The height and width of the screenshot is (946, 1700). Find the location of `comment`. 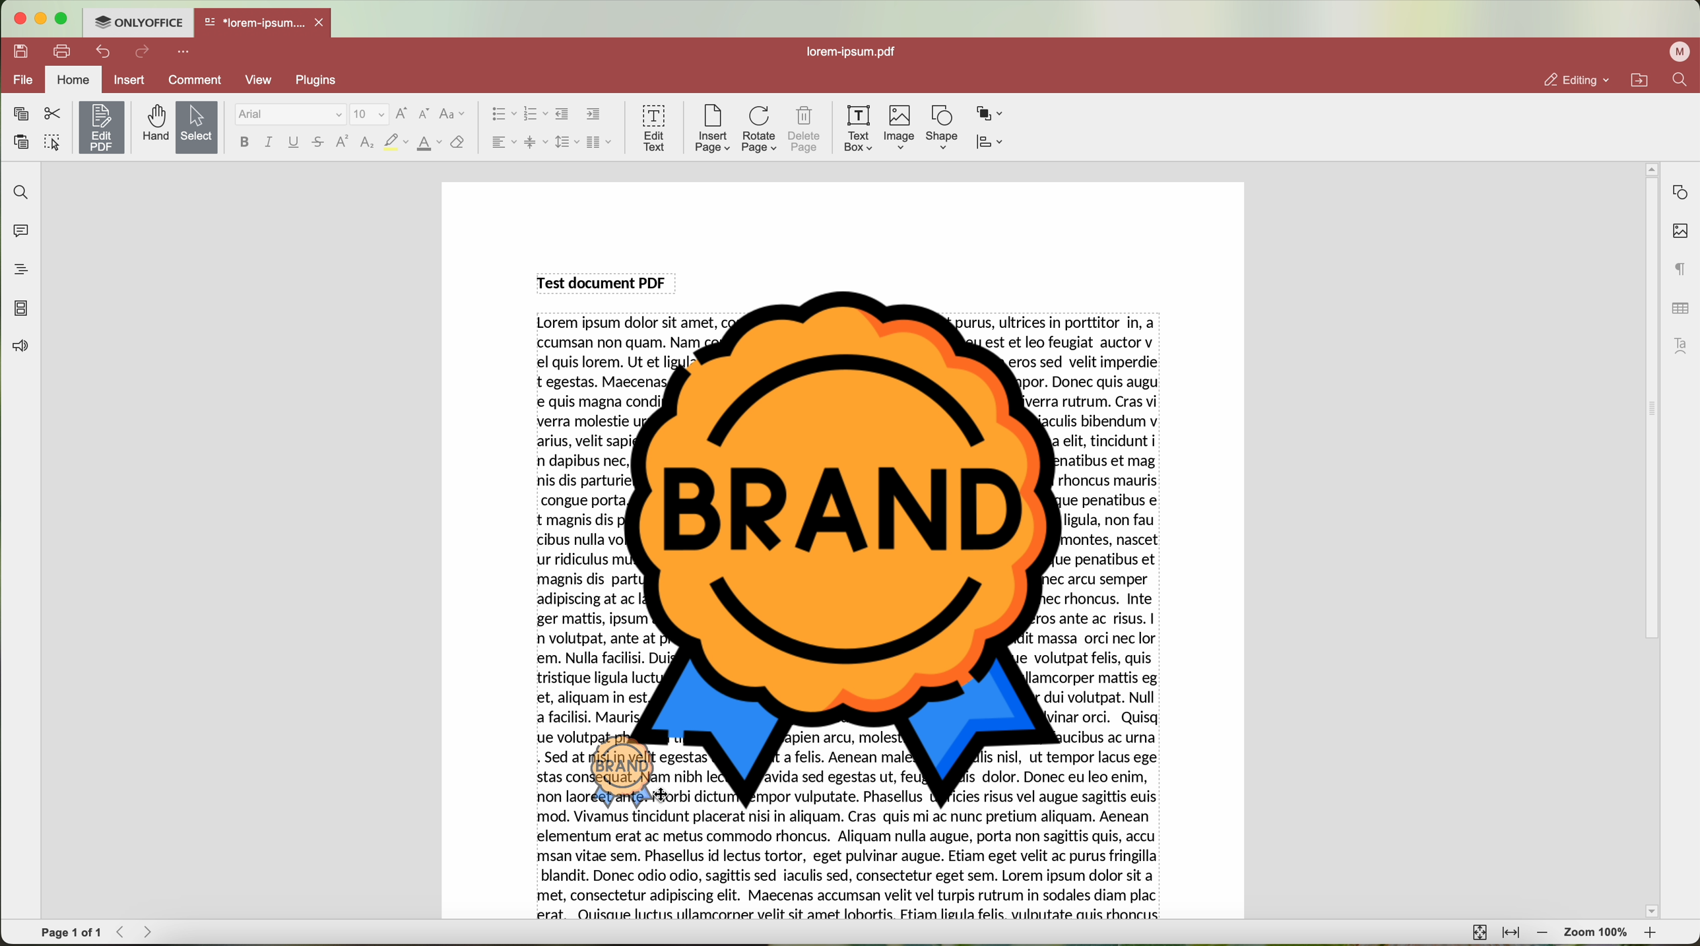

comment is located at coordinates (197, 82).